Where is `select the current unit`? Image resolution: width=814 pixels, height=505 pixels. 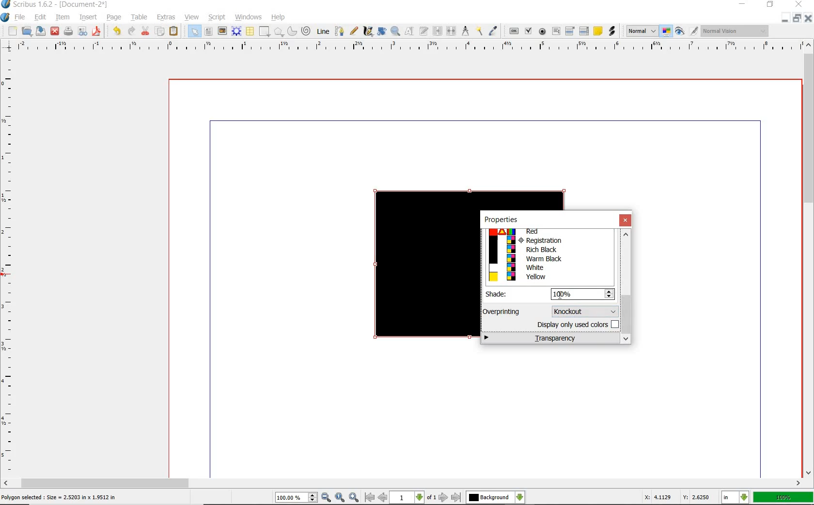
select the current unit is located at coordinates (736, 498).